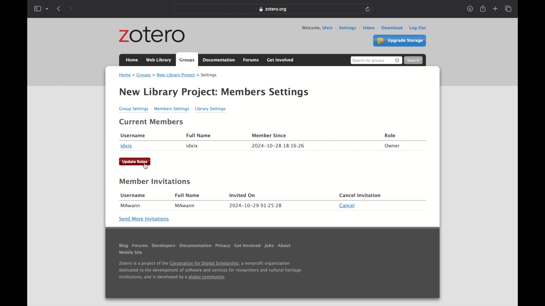  What do you see at coordinates (399, 41) in the screenshot?
I see `upgrade storage` at bounding box center [399, 41].